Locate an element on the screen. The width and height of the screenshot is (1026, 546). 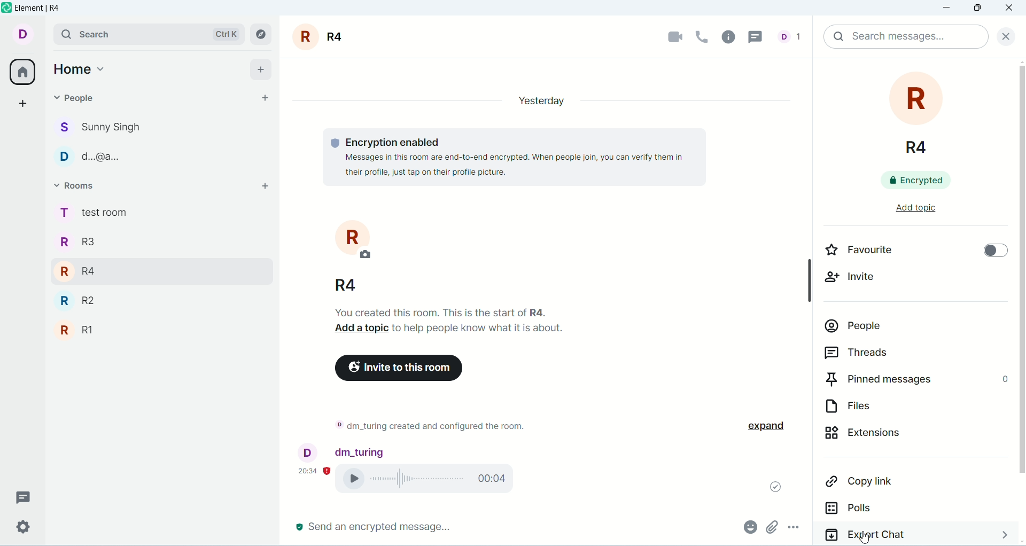
expand is located at coordinates (774, 426).